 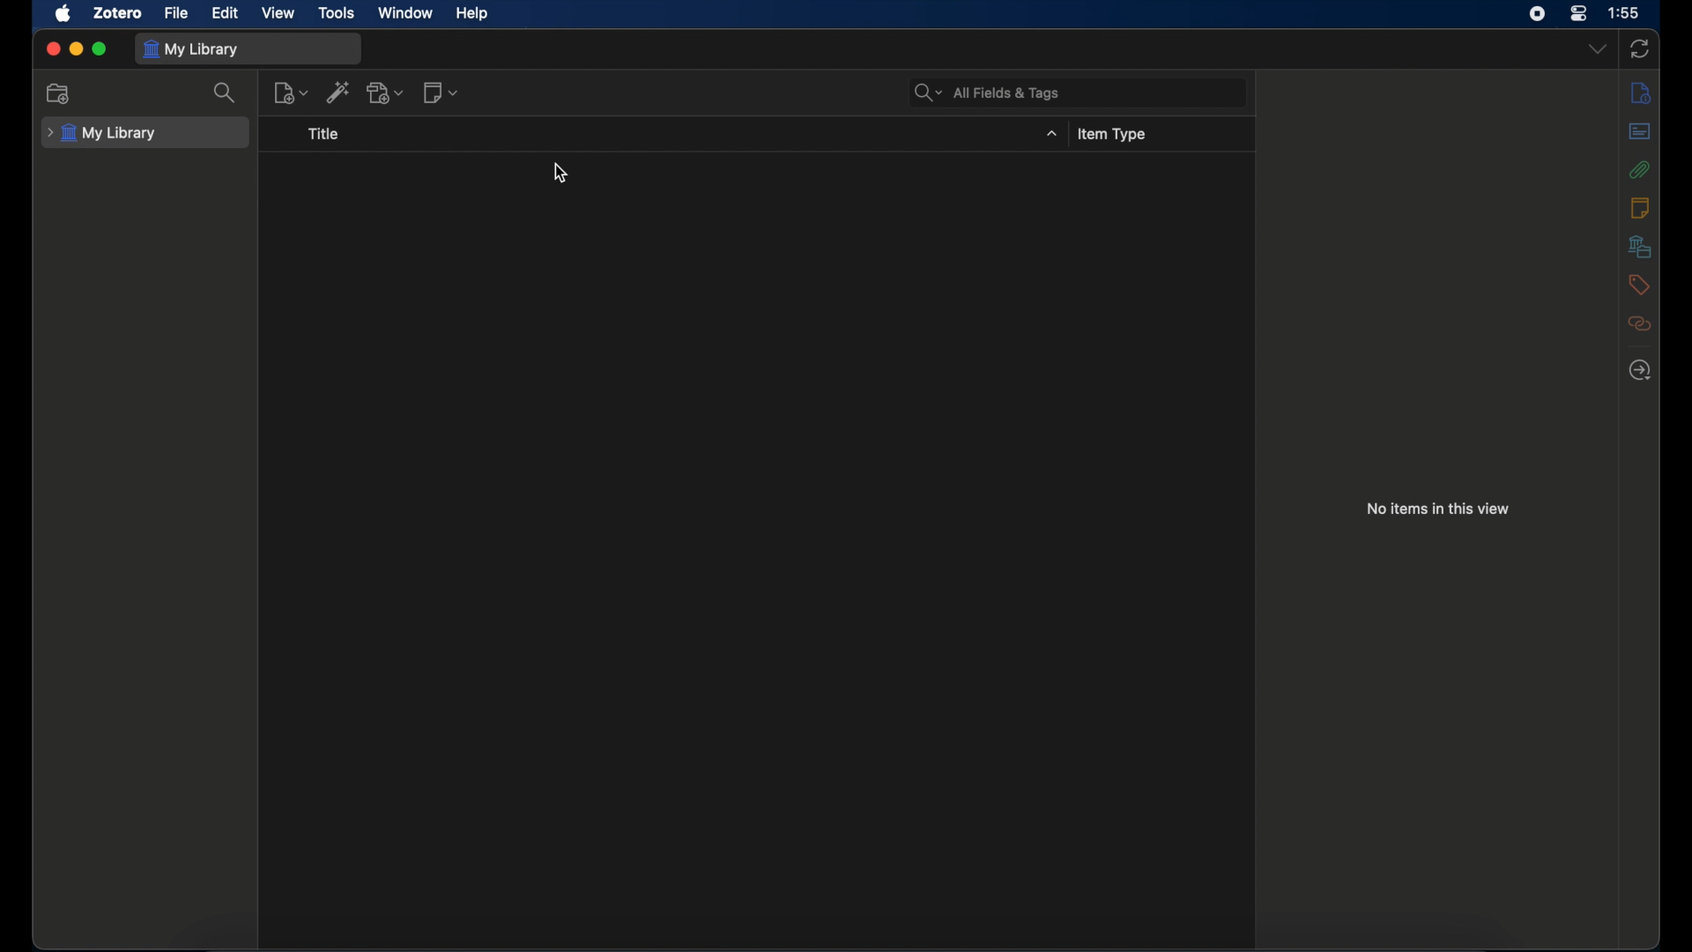 What do you see at coordinates (441, 93) in the screenshot?
I see `new note` at bounding box center [441, 93].